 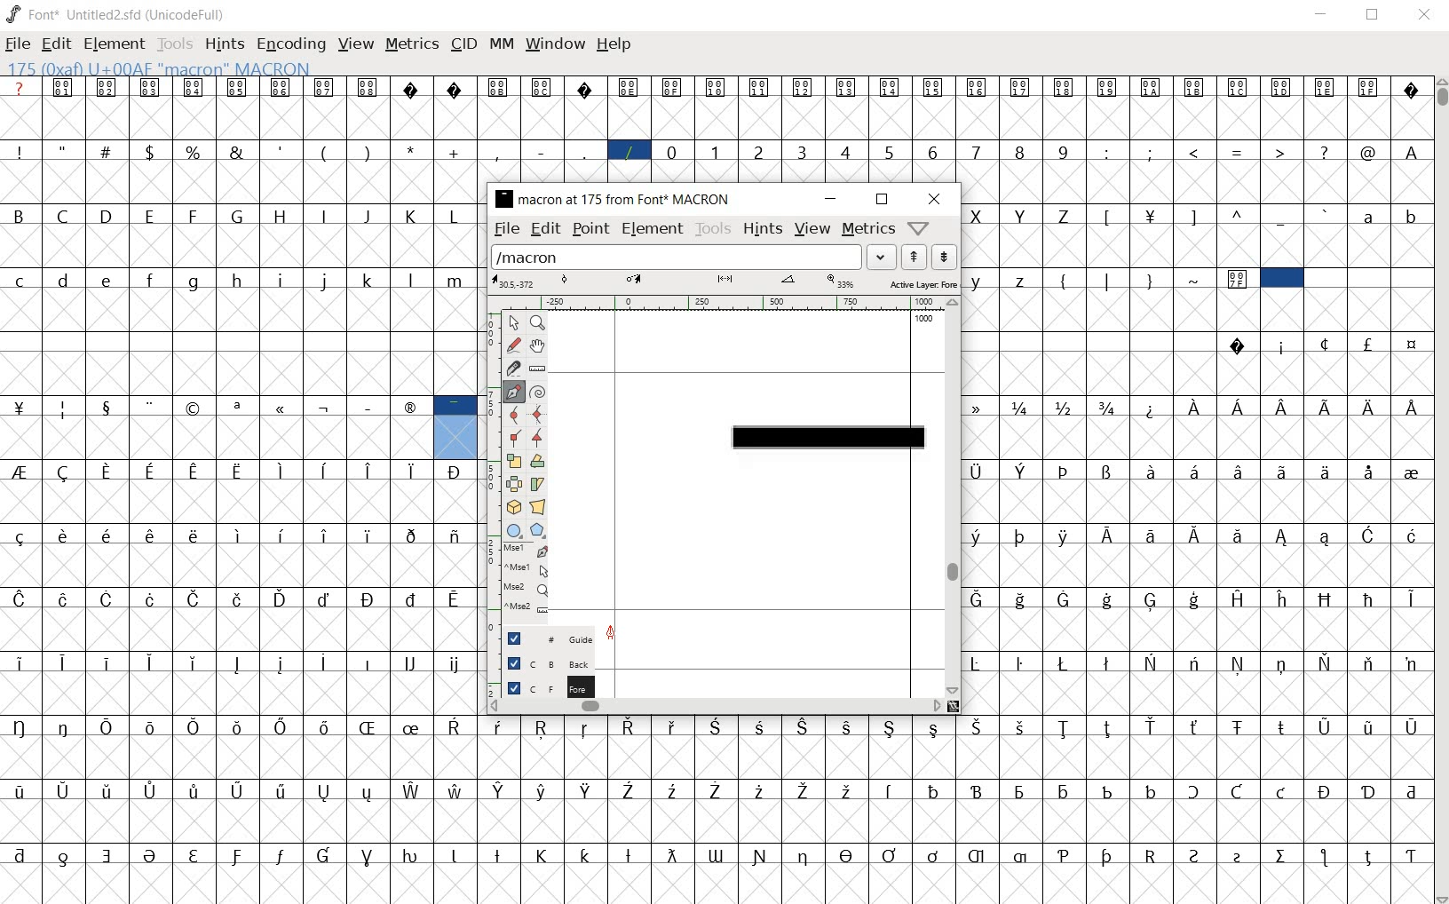 I want to click on Symbol, so click(x=111, y=535).